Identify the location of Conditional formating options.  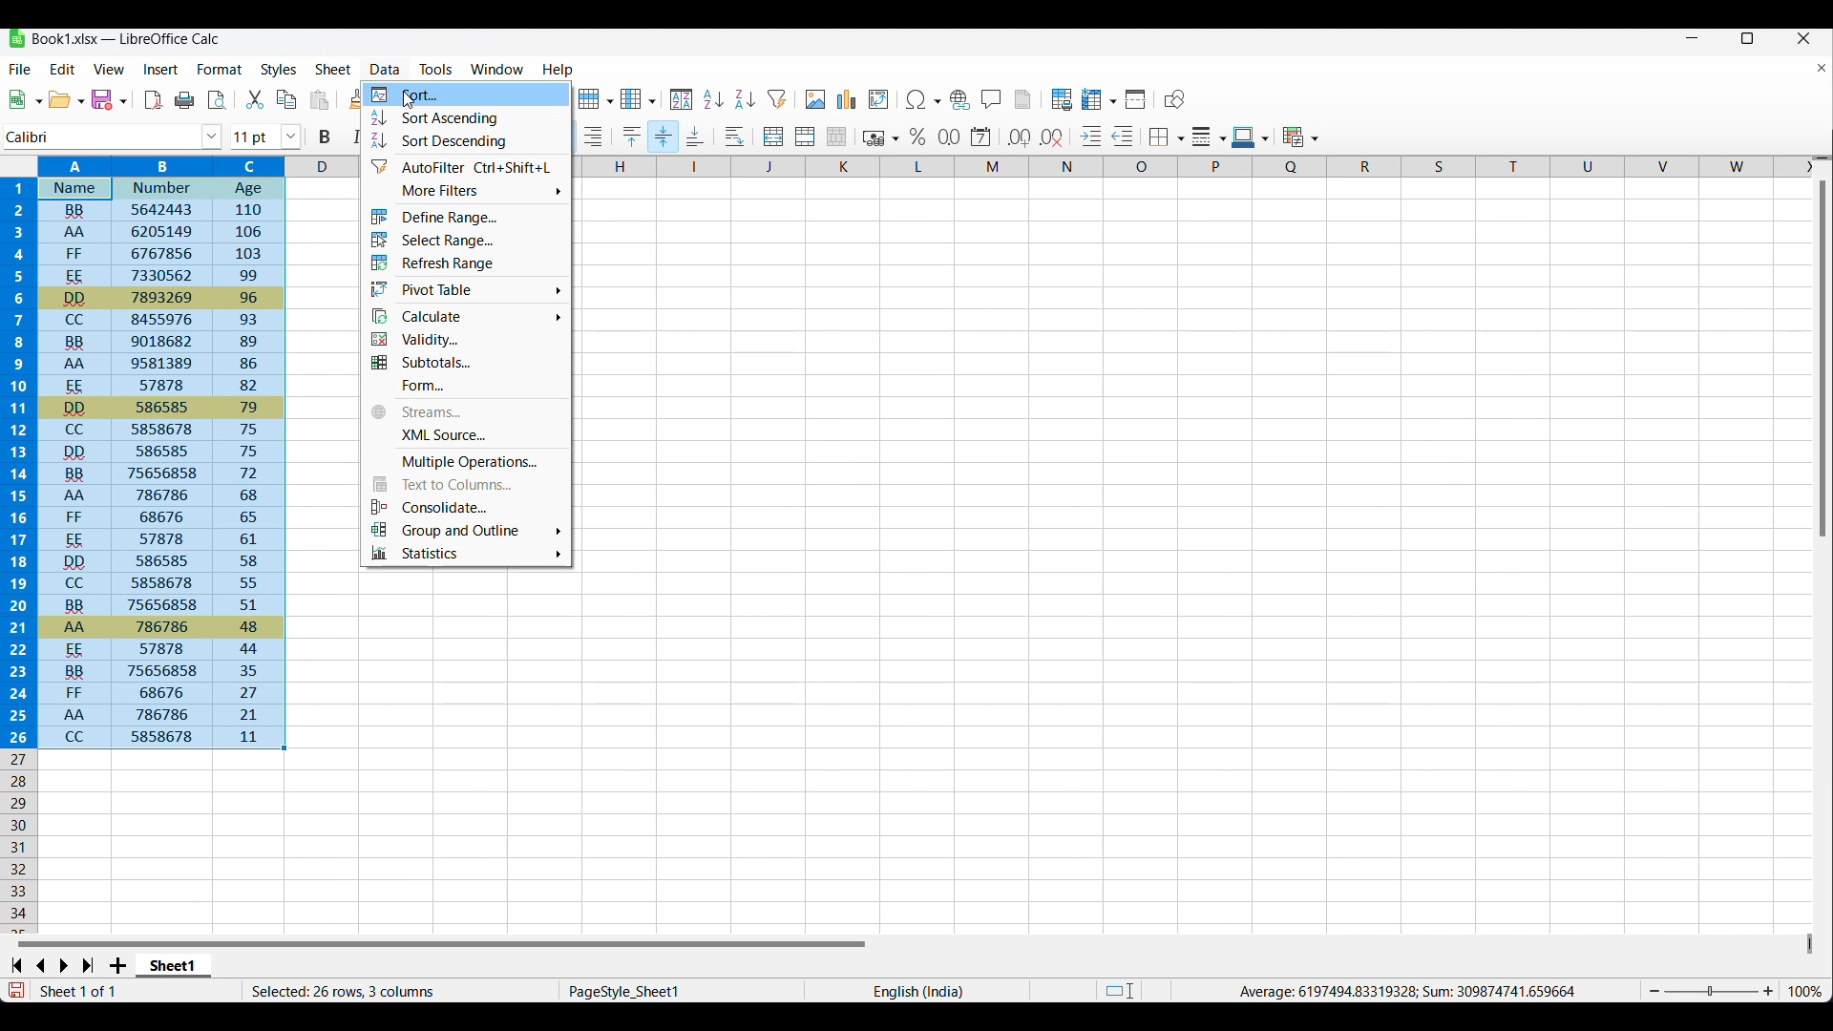
(1300, 137).